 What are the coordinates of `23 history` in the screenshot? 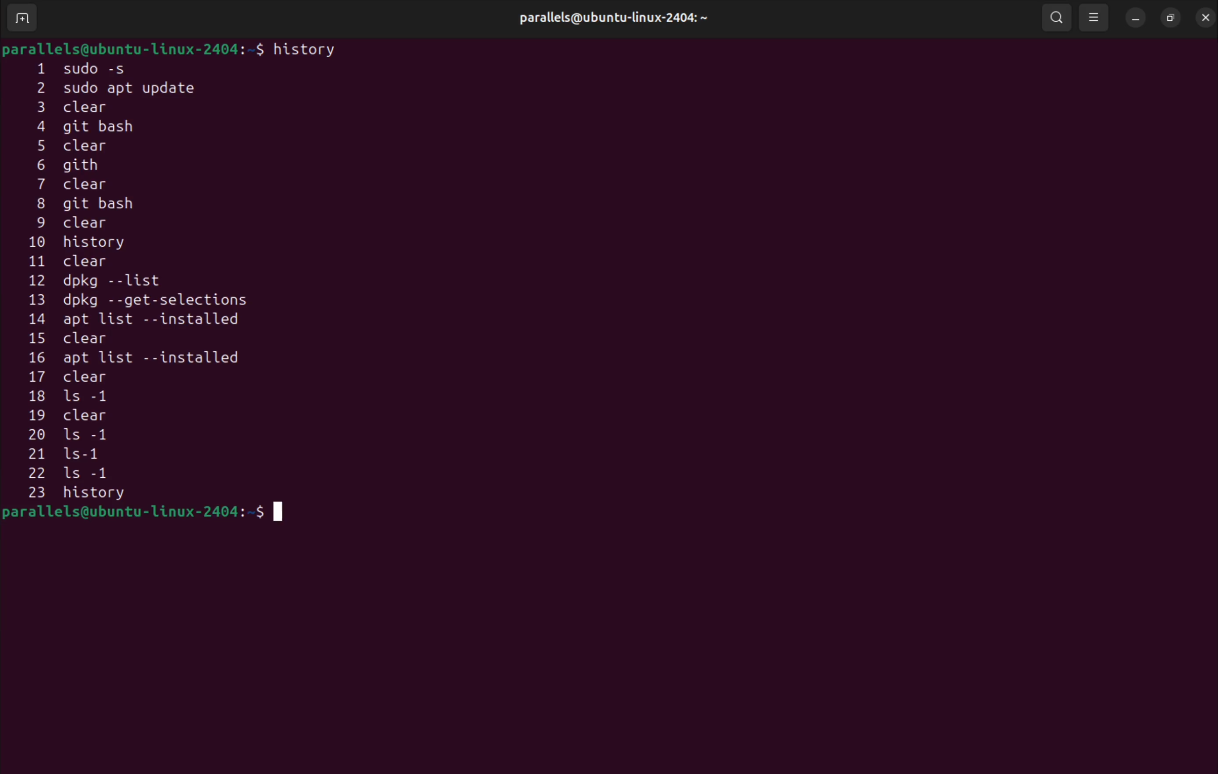 It's located at (104, 494).